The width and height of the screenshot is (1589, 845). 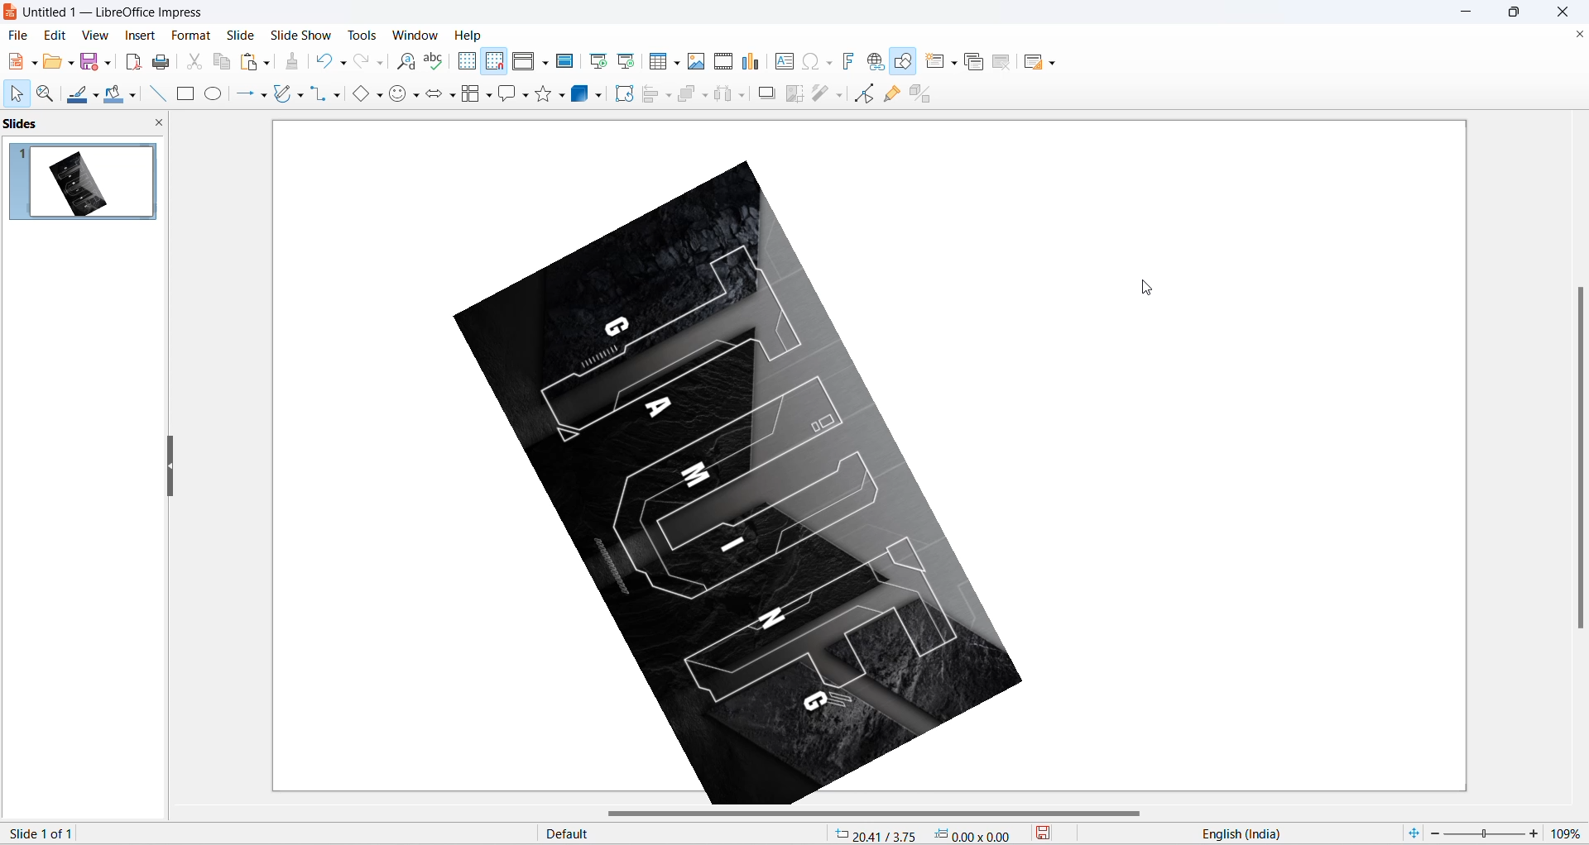 I want to click on print, so click(x=166, y=62).